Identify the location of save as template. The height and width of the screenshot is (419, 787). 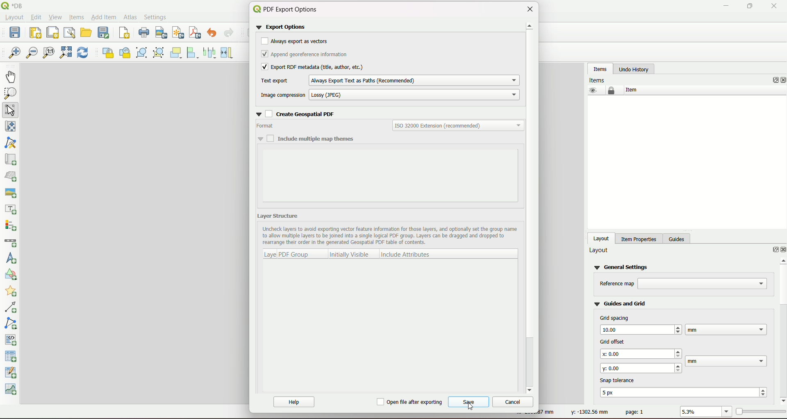
(104, 33).